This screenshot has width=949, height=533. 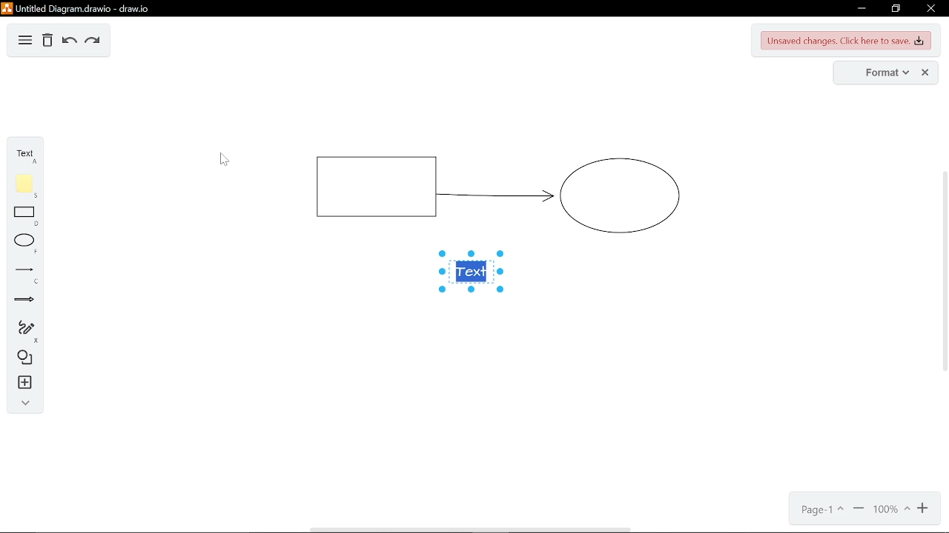 What do you see at coordinates (823, 509) in the screenshot?
I see `page1` at bounding box center [823, 509].